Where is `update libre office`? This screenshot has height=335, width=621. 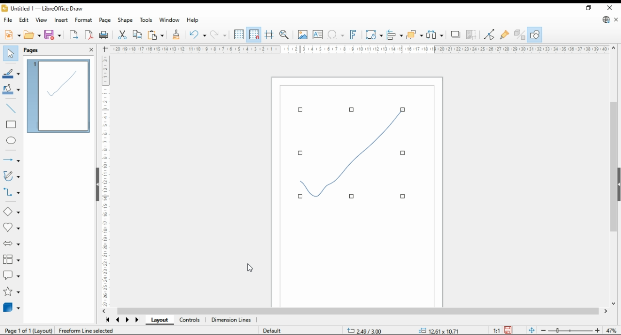
update libre office is located at coordinates (605, 19).